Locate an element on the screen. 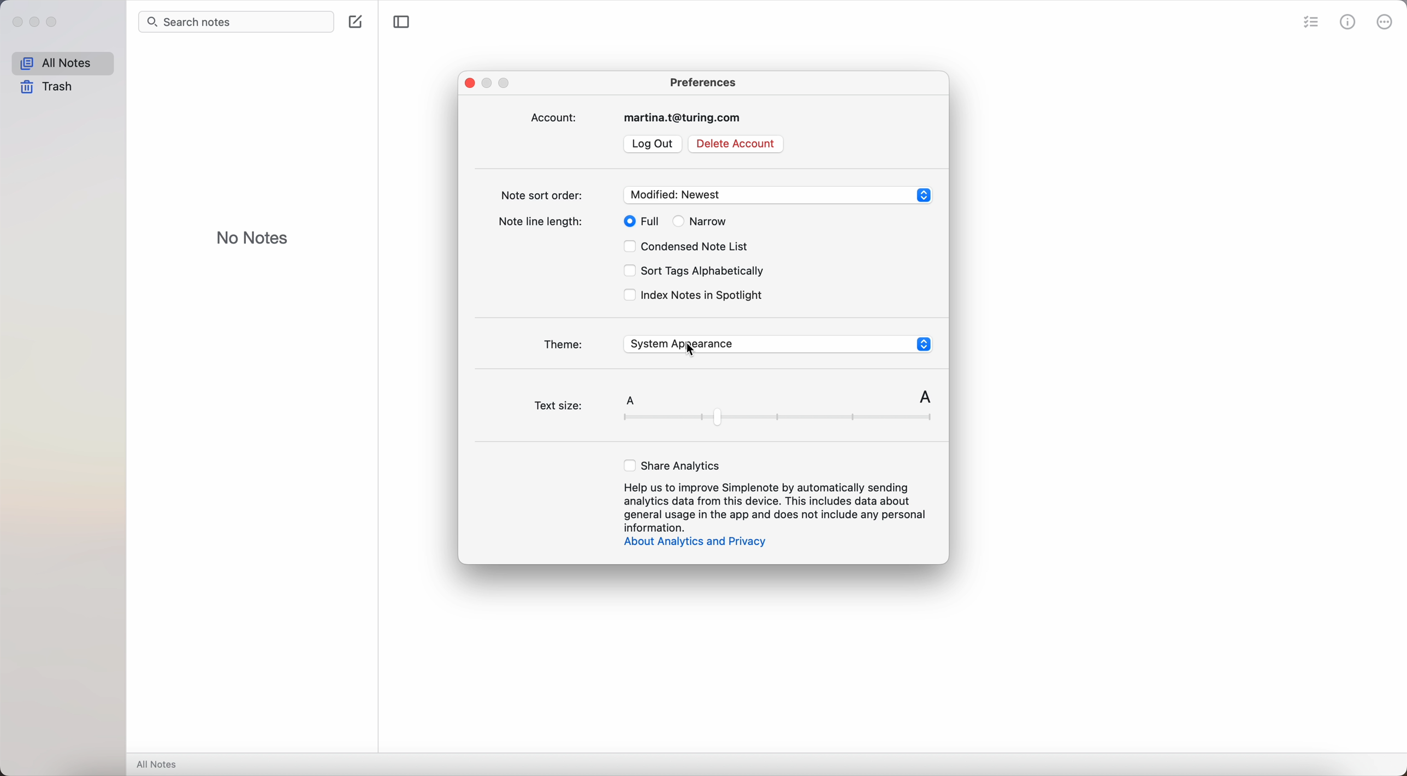 This screenshot has height=776, width=1407. more options is located at coordinates (1386, 21).